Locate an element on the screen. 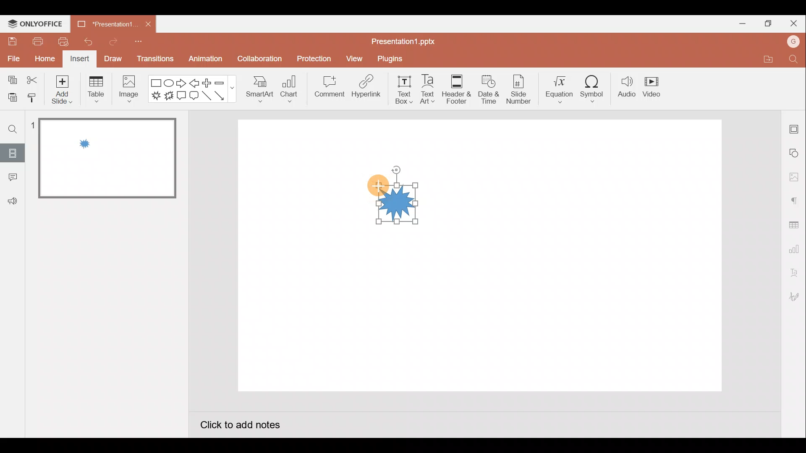 This screenshot has width=806, height=453. Print file is located at coordinates (37, 42).